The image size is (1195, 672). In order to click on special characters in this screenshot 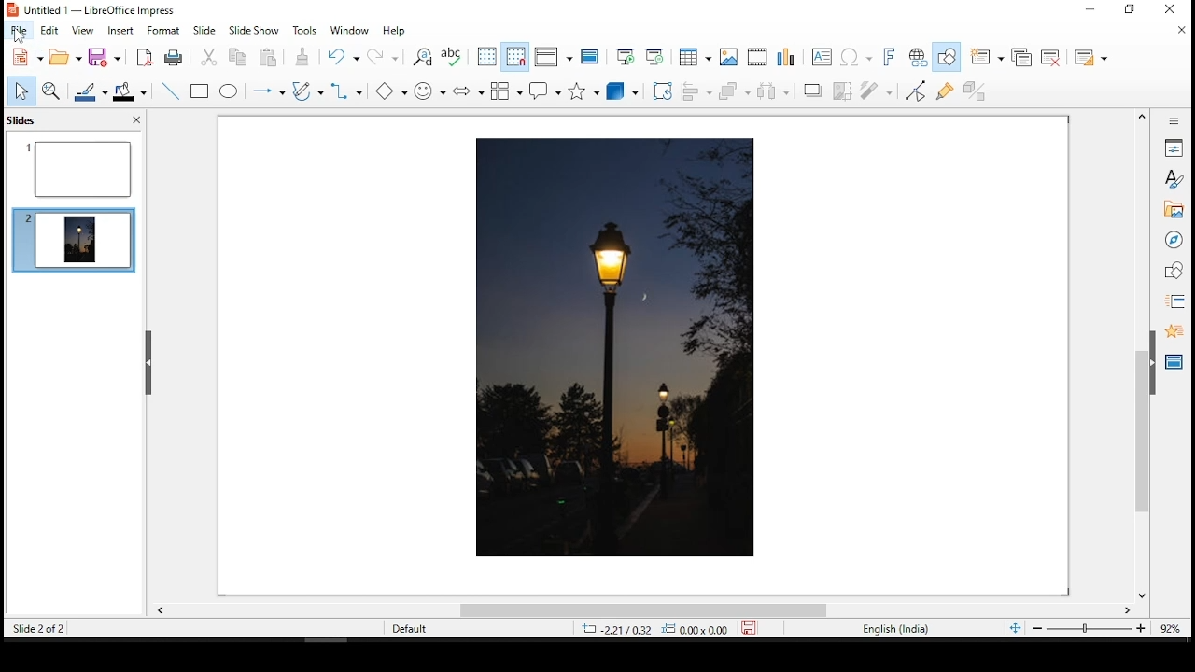, I will do `click(855, 57)`.